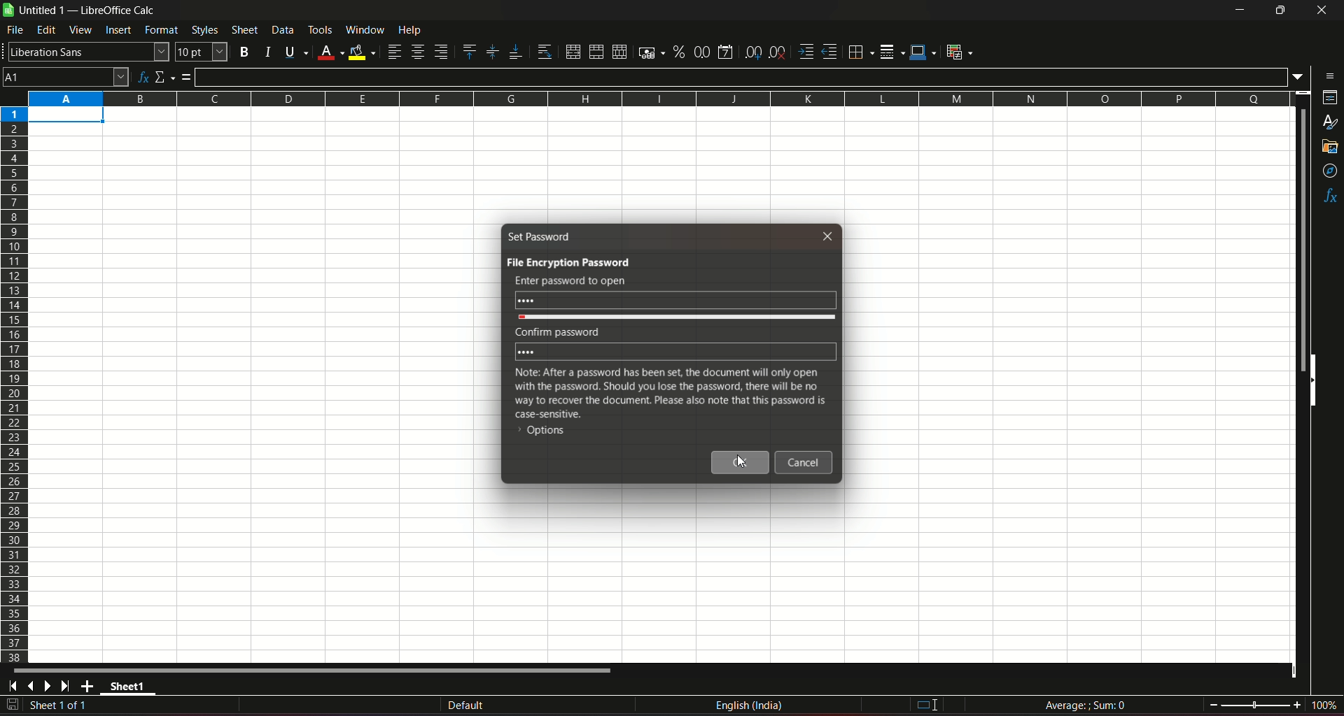 Image resolution: width=1344 pixels, height=716 pixels. Describe the element at coordinates (893, 50) in the screenshot. I see `border style` at that location.